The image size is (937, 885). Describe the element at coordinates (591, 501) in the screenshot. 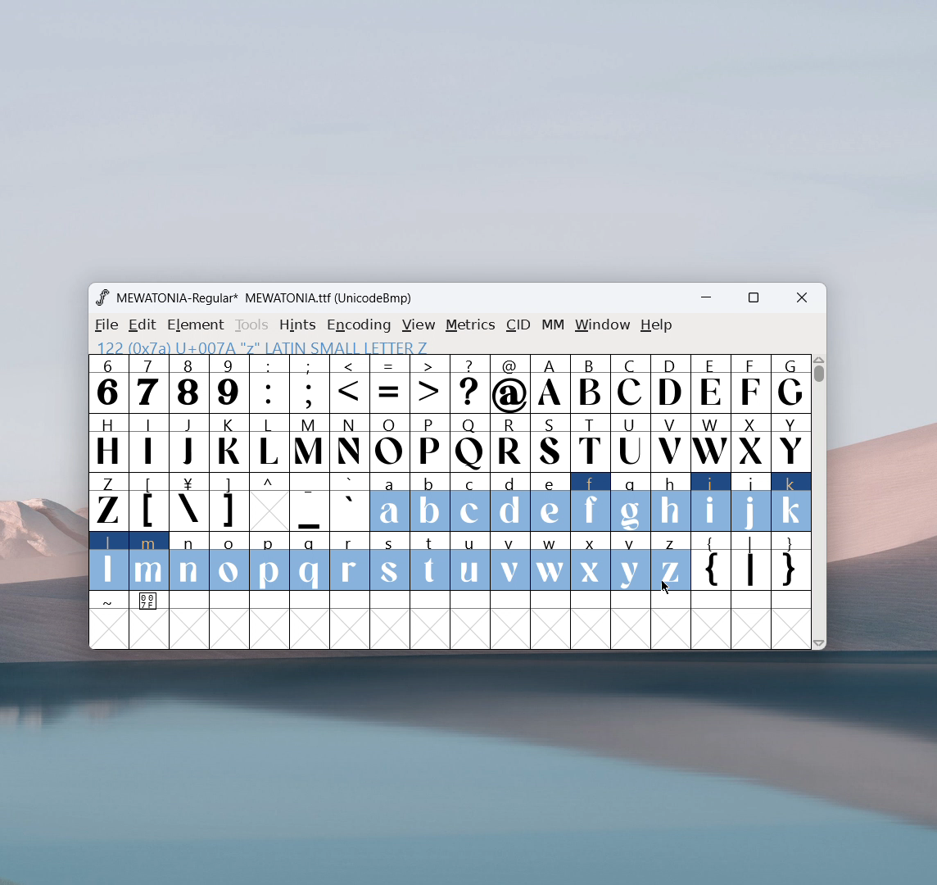

I see `f` at that location.